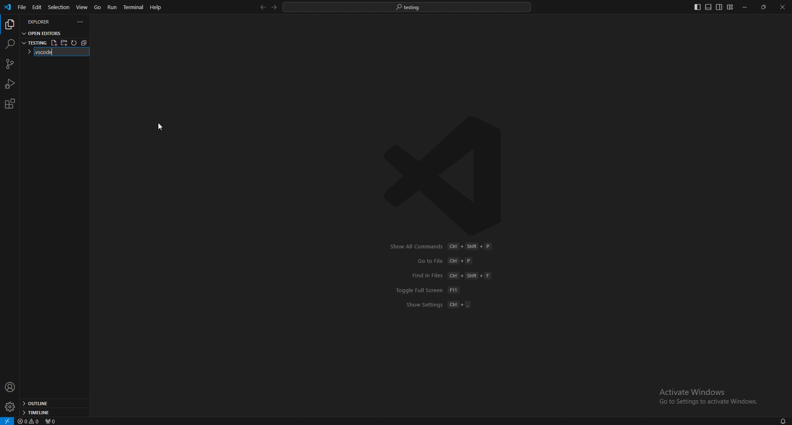 The image size is (792, 425). What do you see at coordinates (36, 7) in the screenshot?
I see `edit` at bounding box center [36, 7].